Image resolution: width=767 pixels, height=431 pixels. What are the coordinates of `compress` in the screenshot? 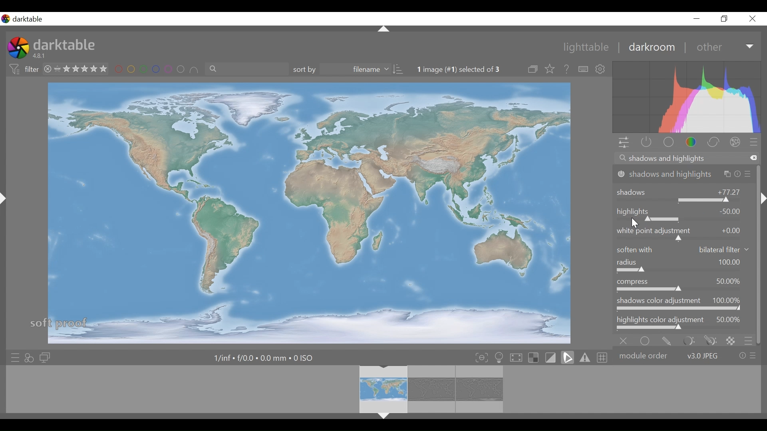 It's located at (684, 285).